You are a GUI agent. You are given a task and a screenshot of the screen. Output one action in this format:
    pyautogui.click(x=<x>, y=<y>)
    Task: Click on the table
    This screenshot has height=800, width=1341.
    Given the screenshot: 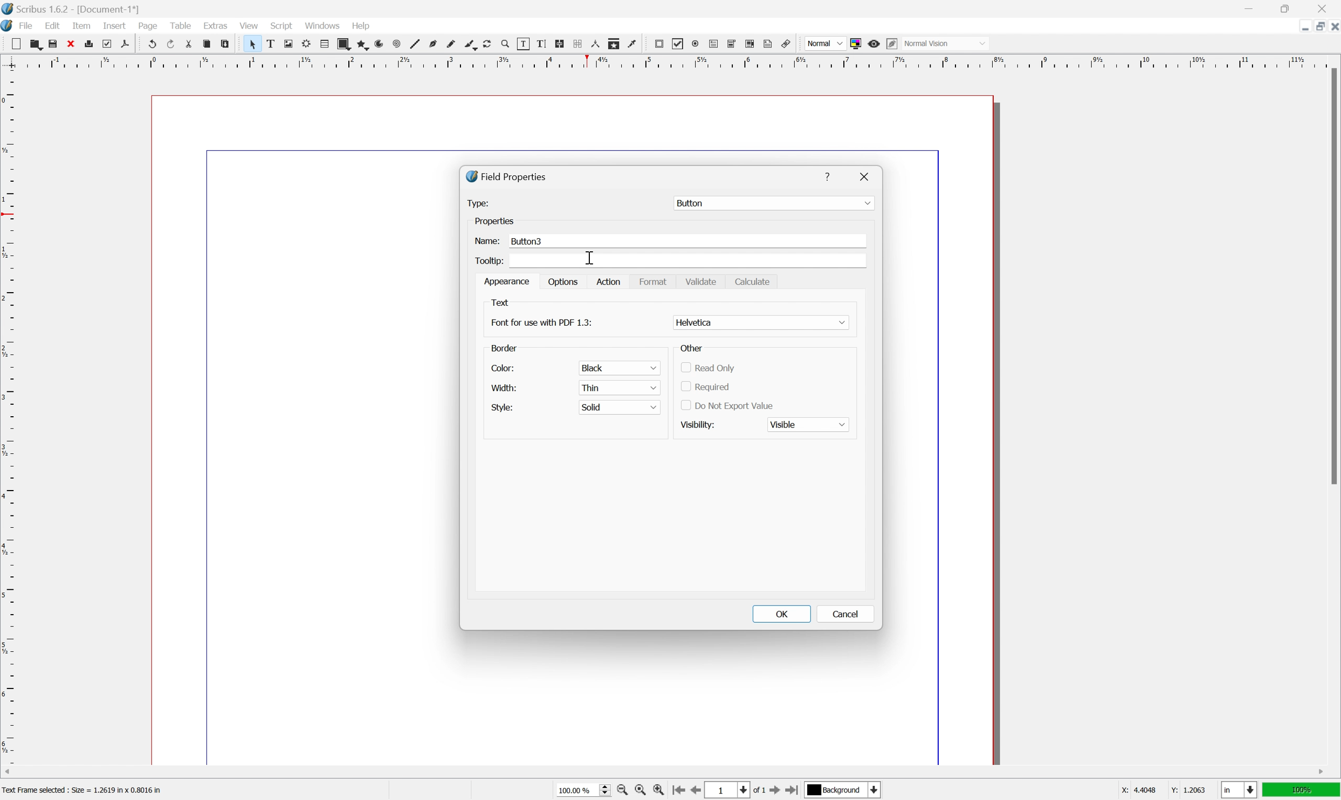 What is the action you would take?
    pyautogui.click(x=324, y=44)
    